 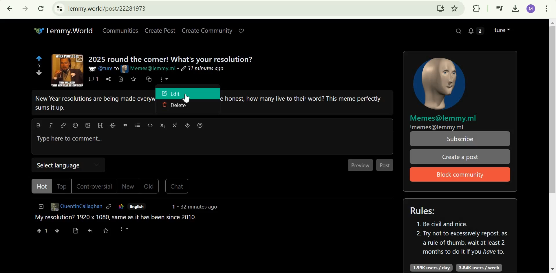 What do you see at coordinates (425, 211) in the screenshot?
I see `Rules:` at bounding box center [425, 211].